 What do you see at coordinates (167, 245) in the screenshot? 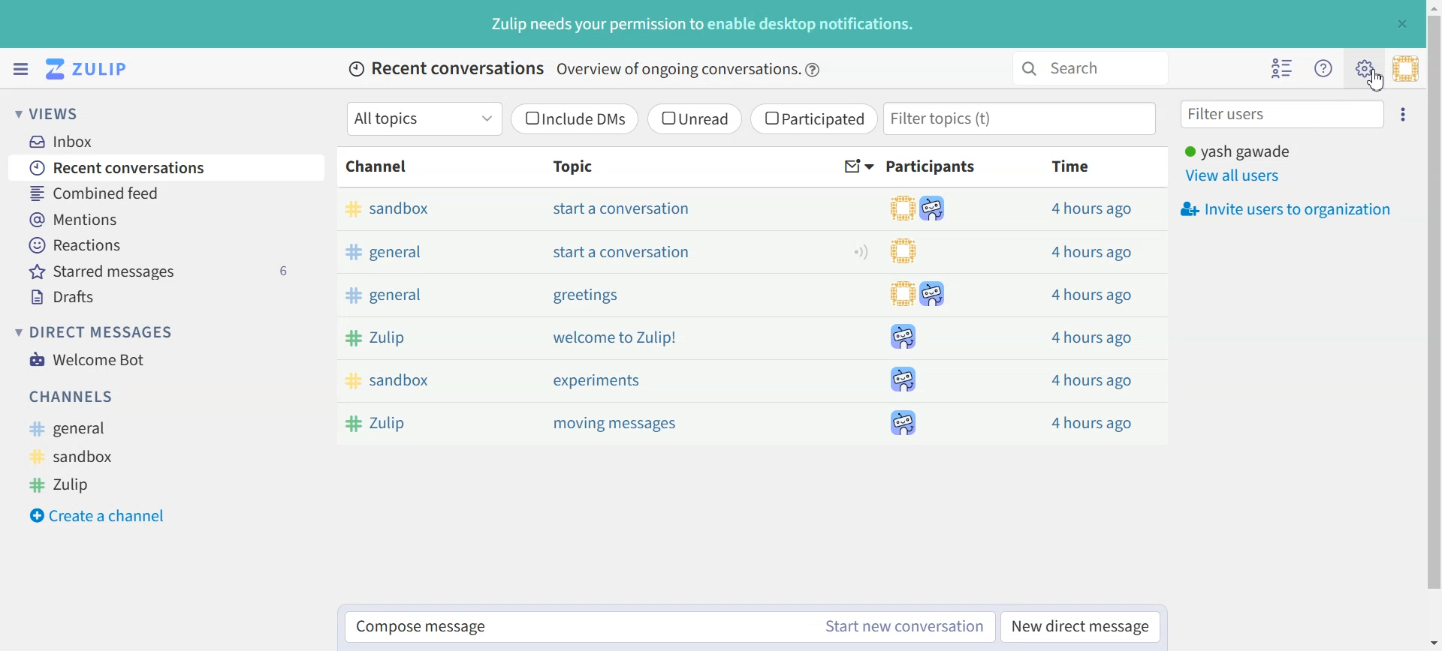
I see `Reactions` at bounding box center [167, 245].